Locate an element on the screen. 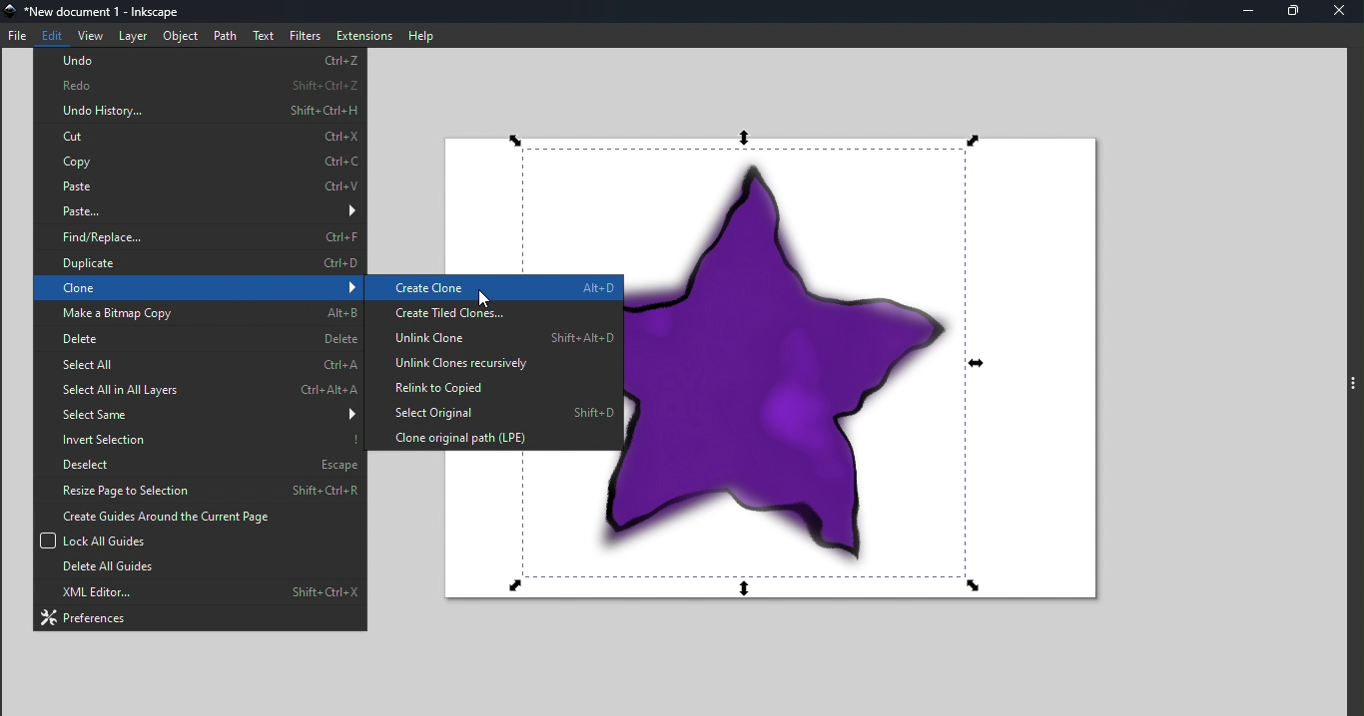 The width and height of the screenshot is (1364, 716). Create guides around the current page is located at coordinates (198, 516).